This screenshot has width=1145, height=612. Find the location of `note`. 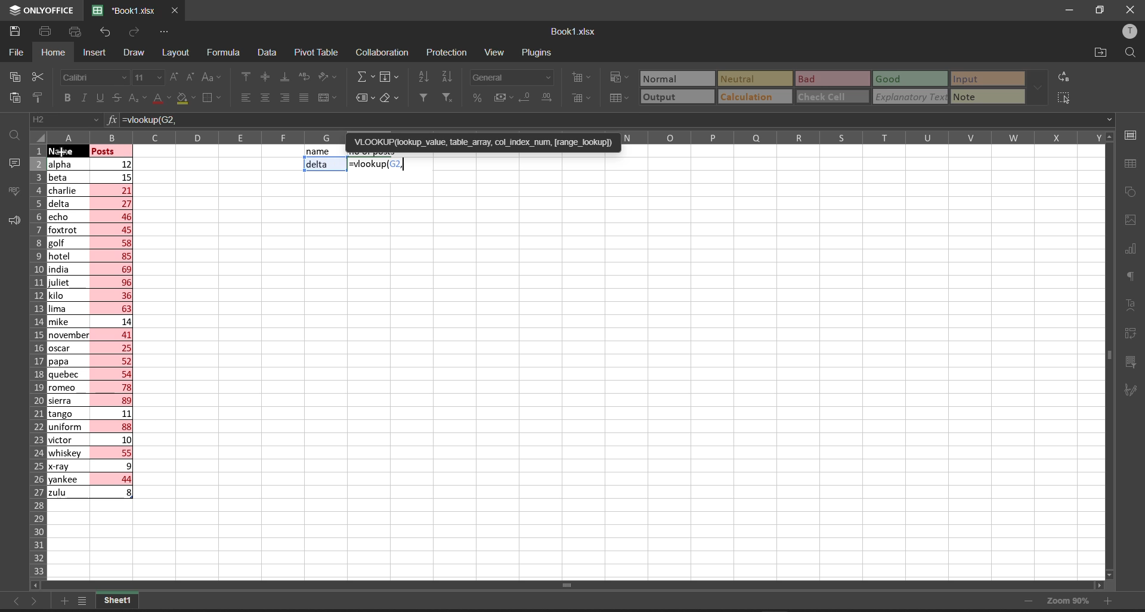

note is located at coordinates (973, 95).